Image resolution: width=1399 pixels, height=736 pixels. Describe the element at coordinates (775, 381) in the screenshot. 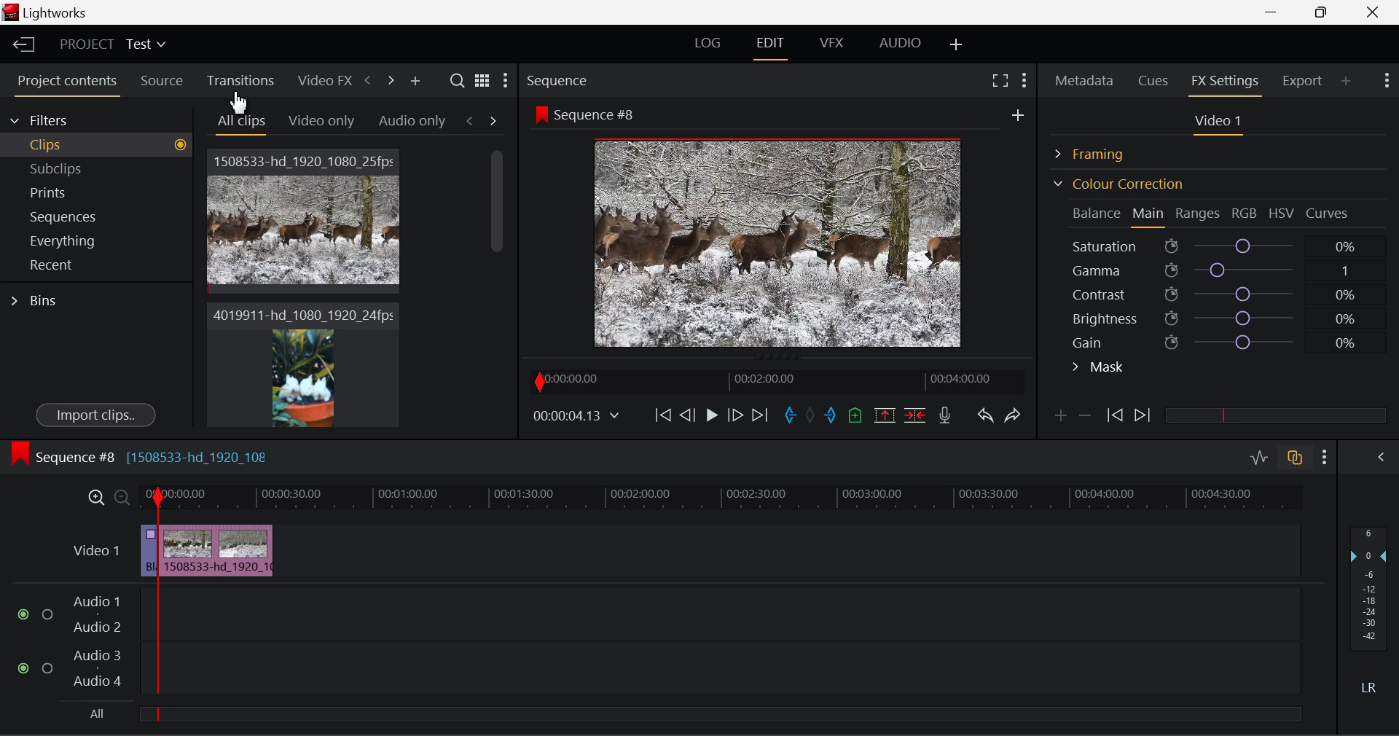

I see `Project Timeline Navigator` at that location.